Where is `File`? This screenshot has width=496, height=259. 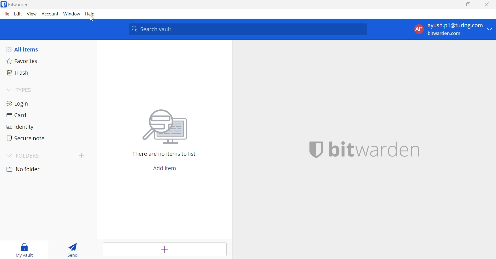 File is located at coordinates (6, 13).